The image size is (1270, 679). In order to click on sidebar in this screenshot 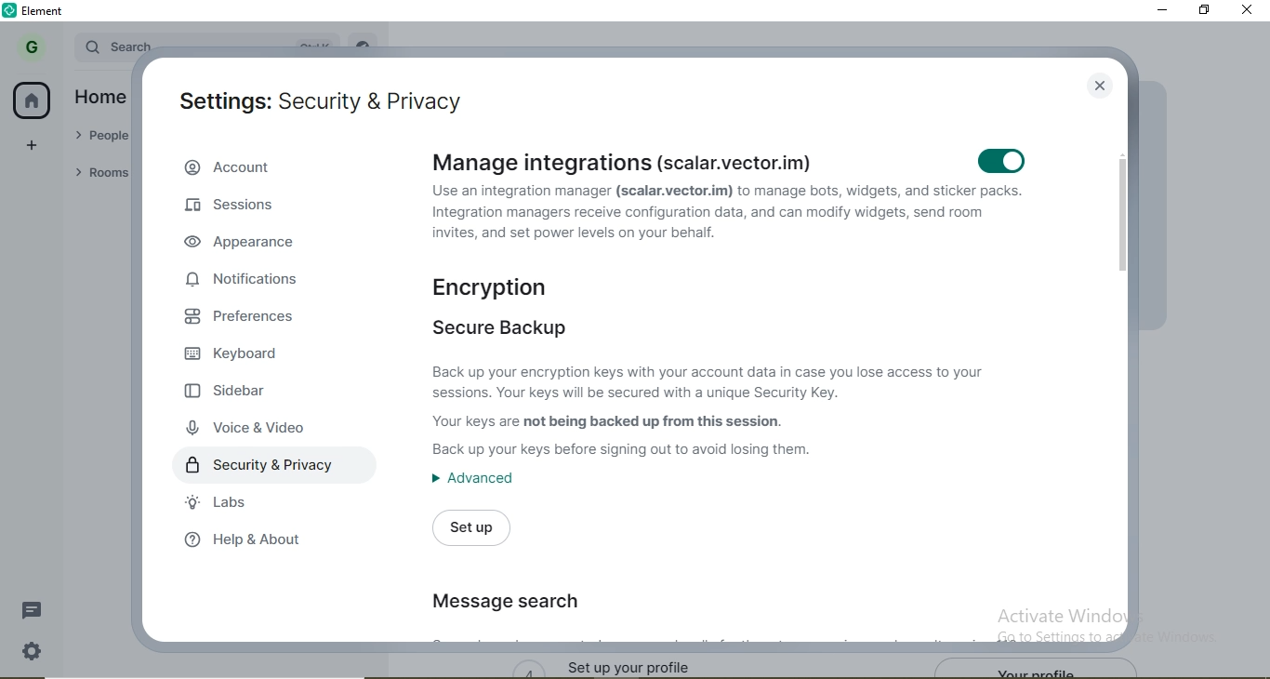, I will do `click(241, 396)`.